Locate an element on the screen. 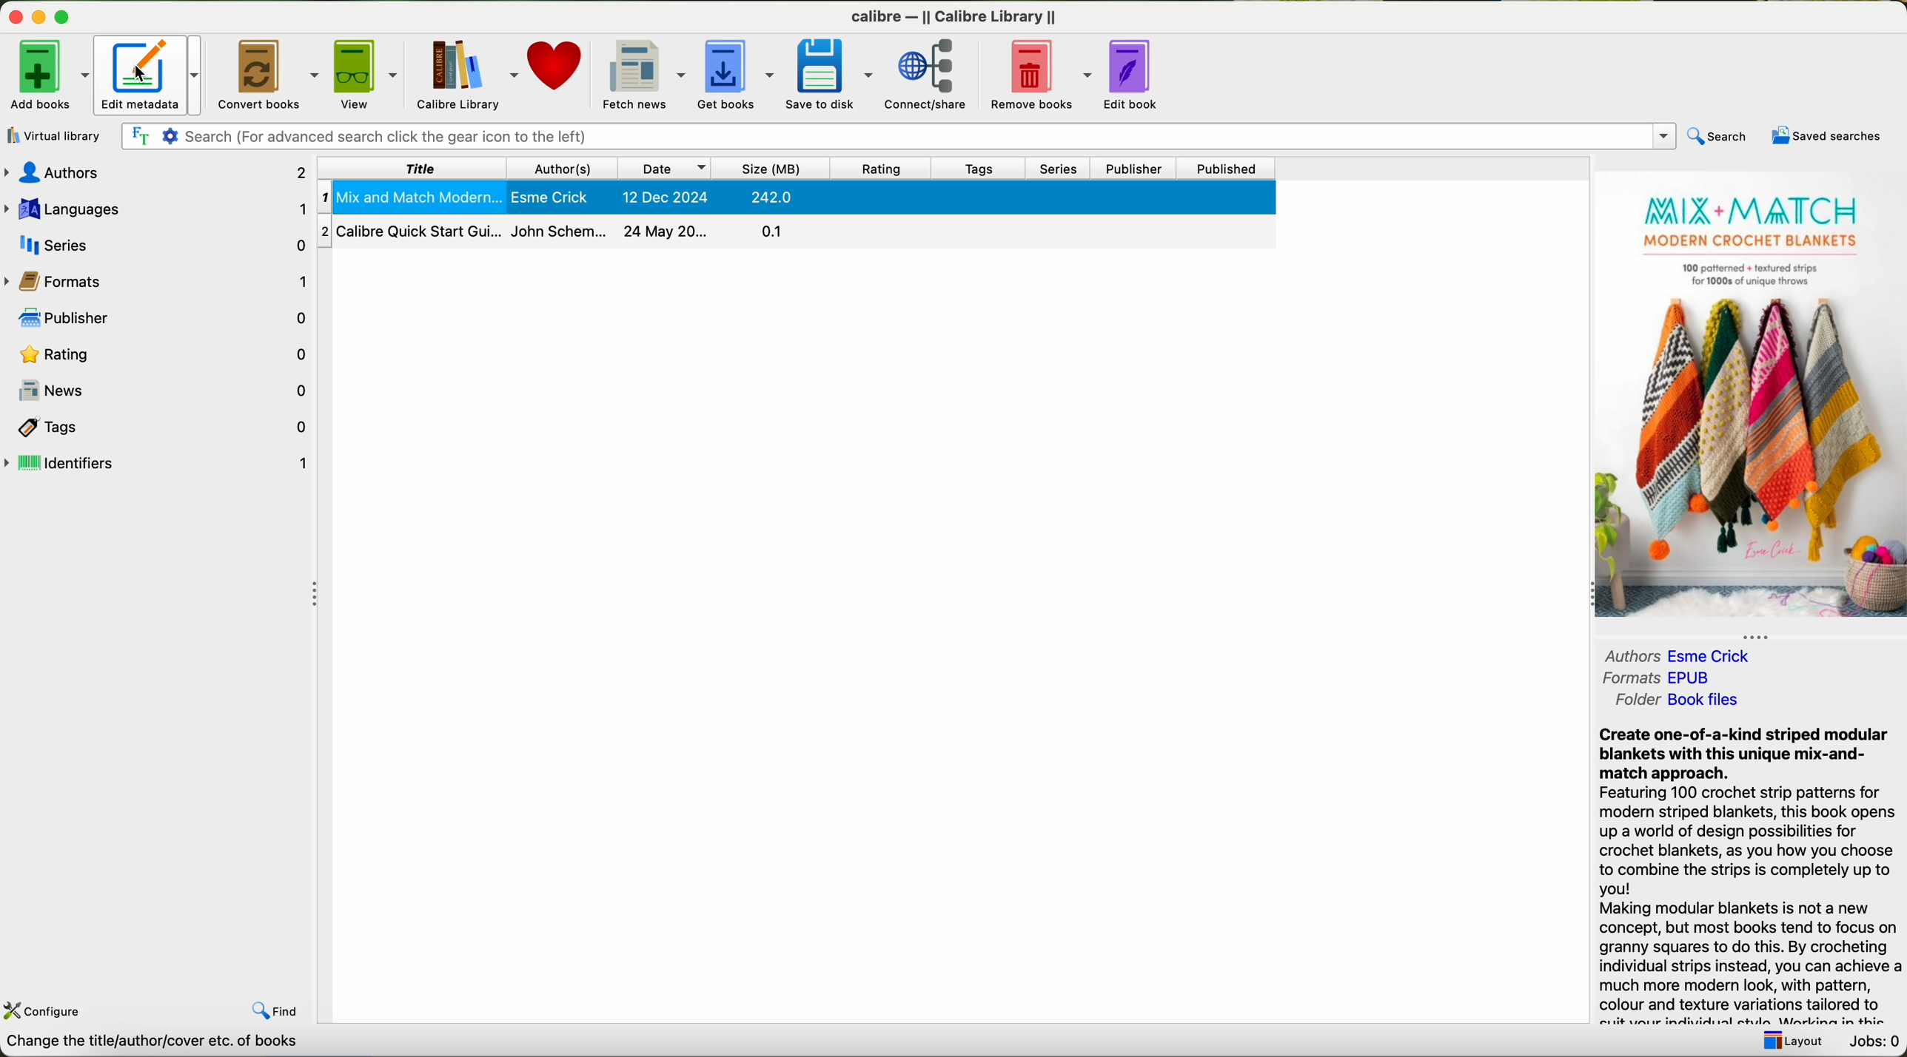 The width and height of the screenshot is (1907, 1057). news is located at coordinates (160, 389).